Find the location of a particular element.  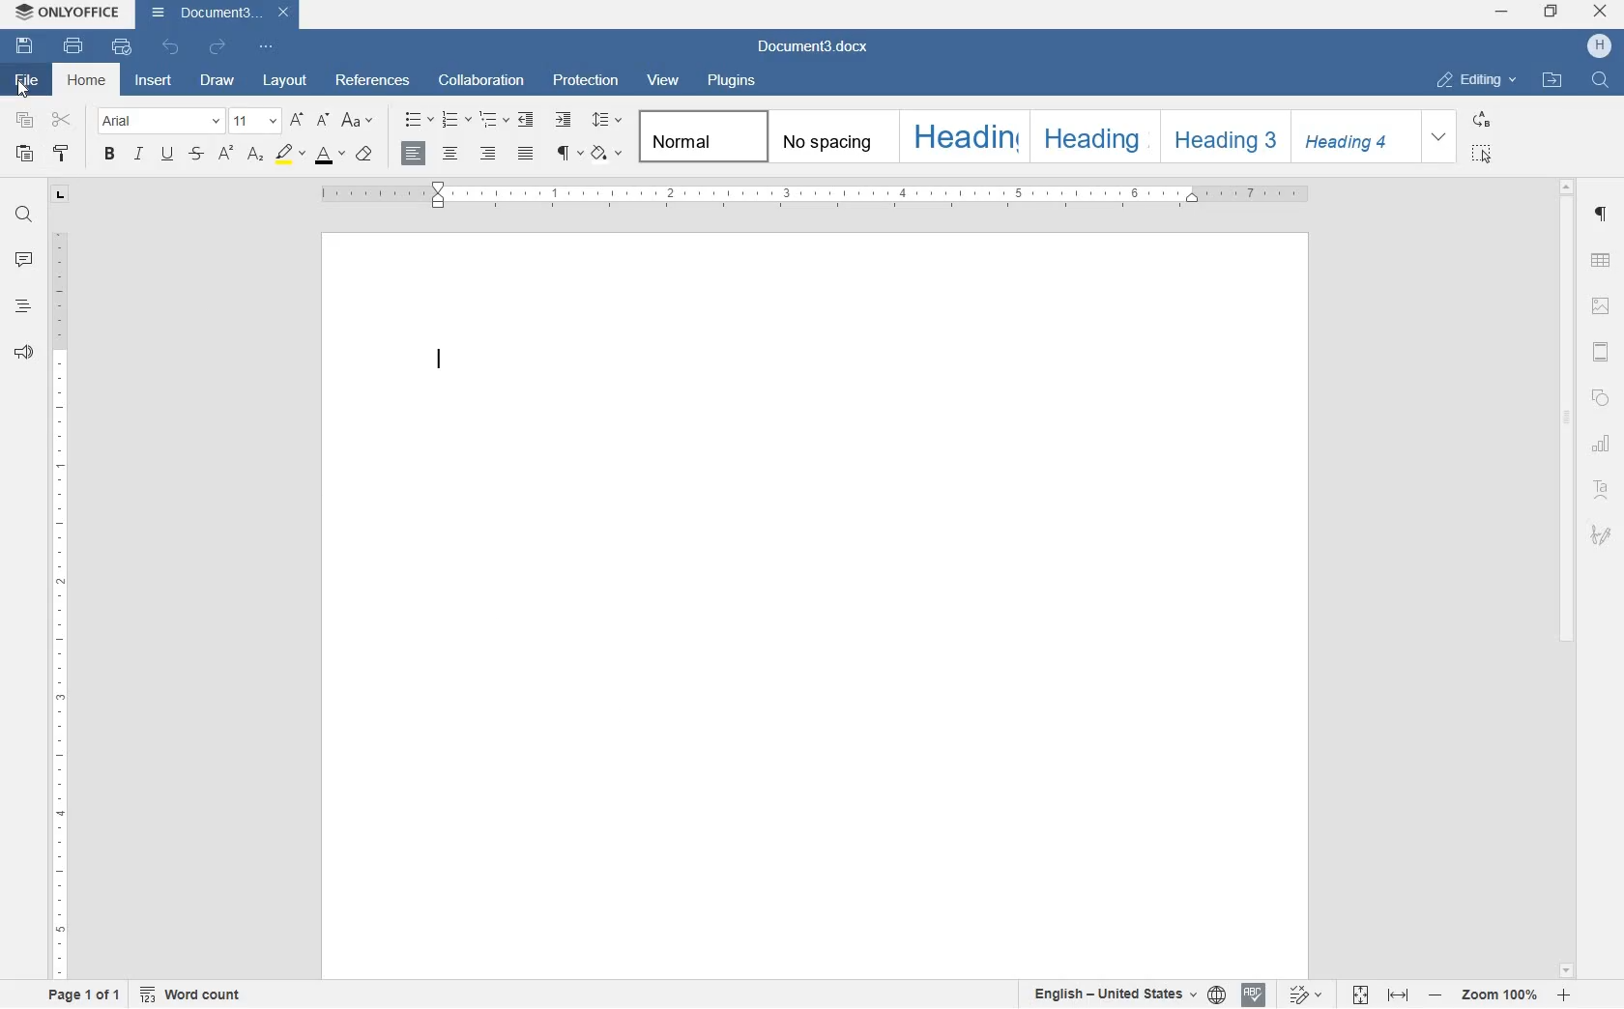

close document3 is located at coordinates (286, 12).